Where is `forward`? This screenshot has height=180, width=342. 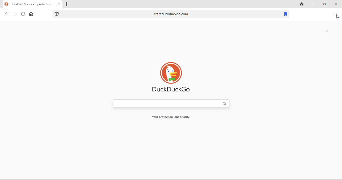 forward is located at coordinates (15, 14).